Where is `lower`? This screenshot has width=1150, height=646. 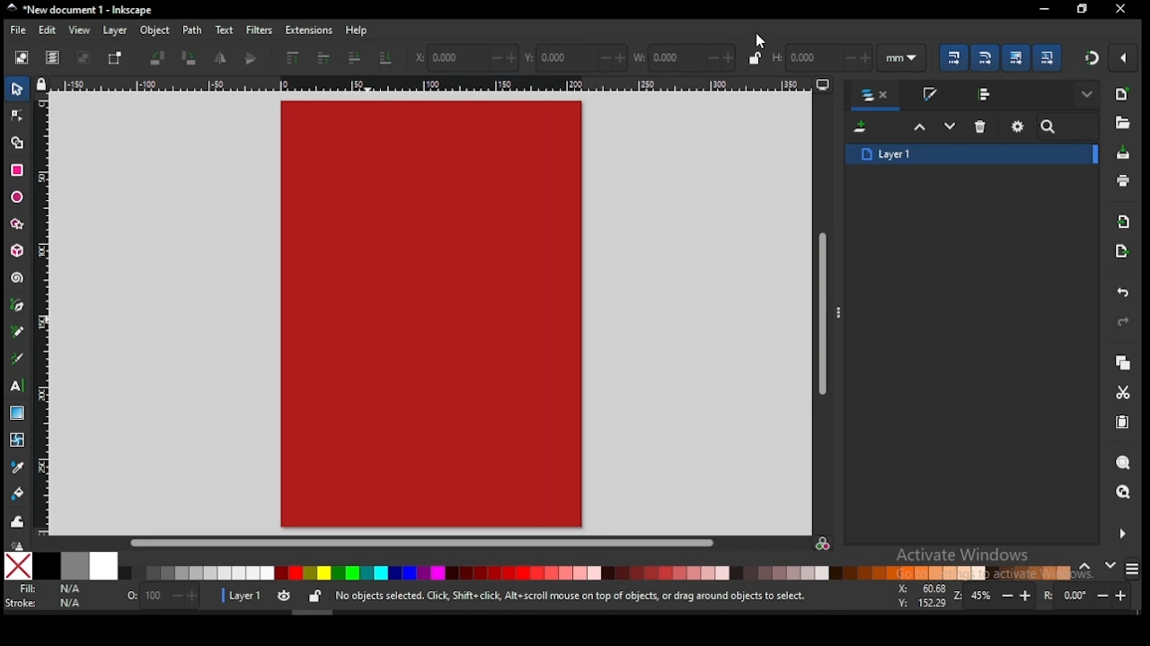 lower is located at coordinates (355, 58).